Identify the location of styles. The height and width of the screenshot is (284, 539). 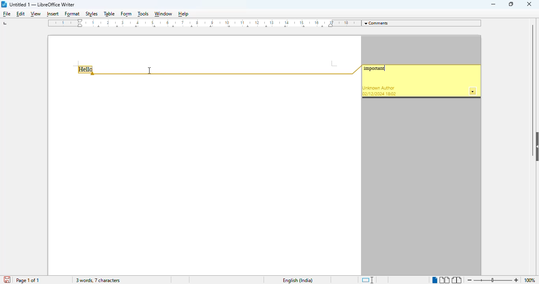
(92, 14).